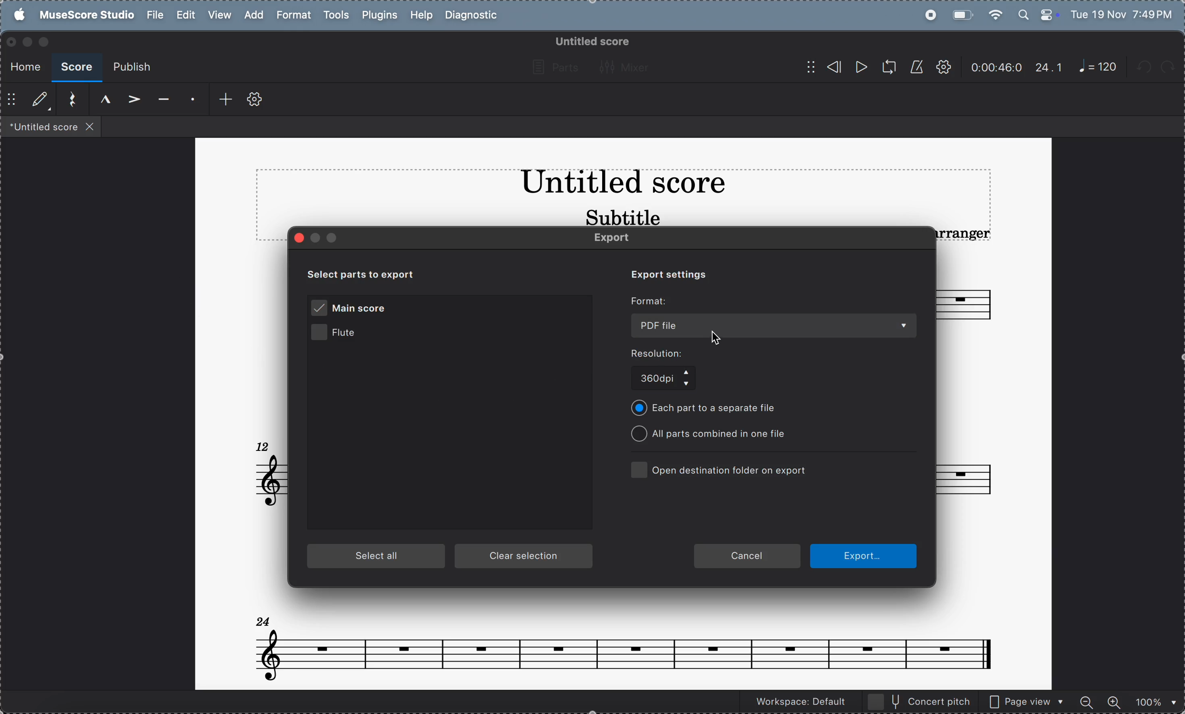 The image size is (1185, 714). I want to click on battery, so click(961, 14).